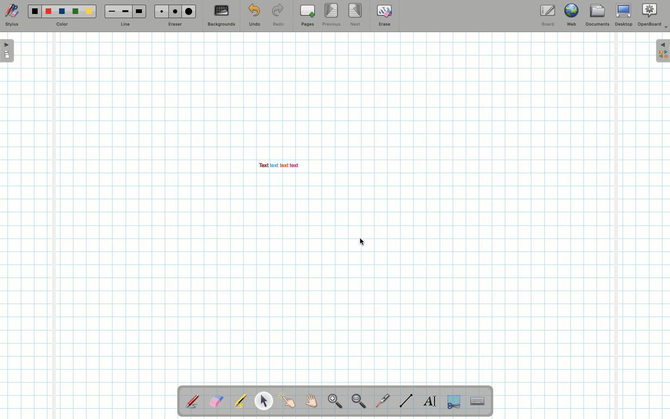 The height and width of the screenshot is (419, 670). I want to click on Red, so click(49, 12).